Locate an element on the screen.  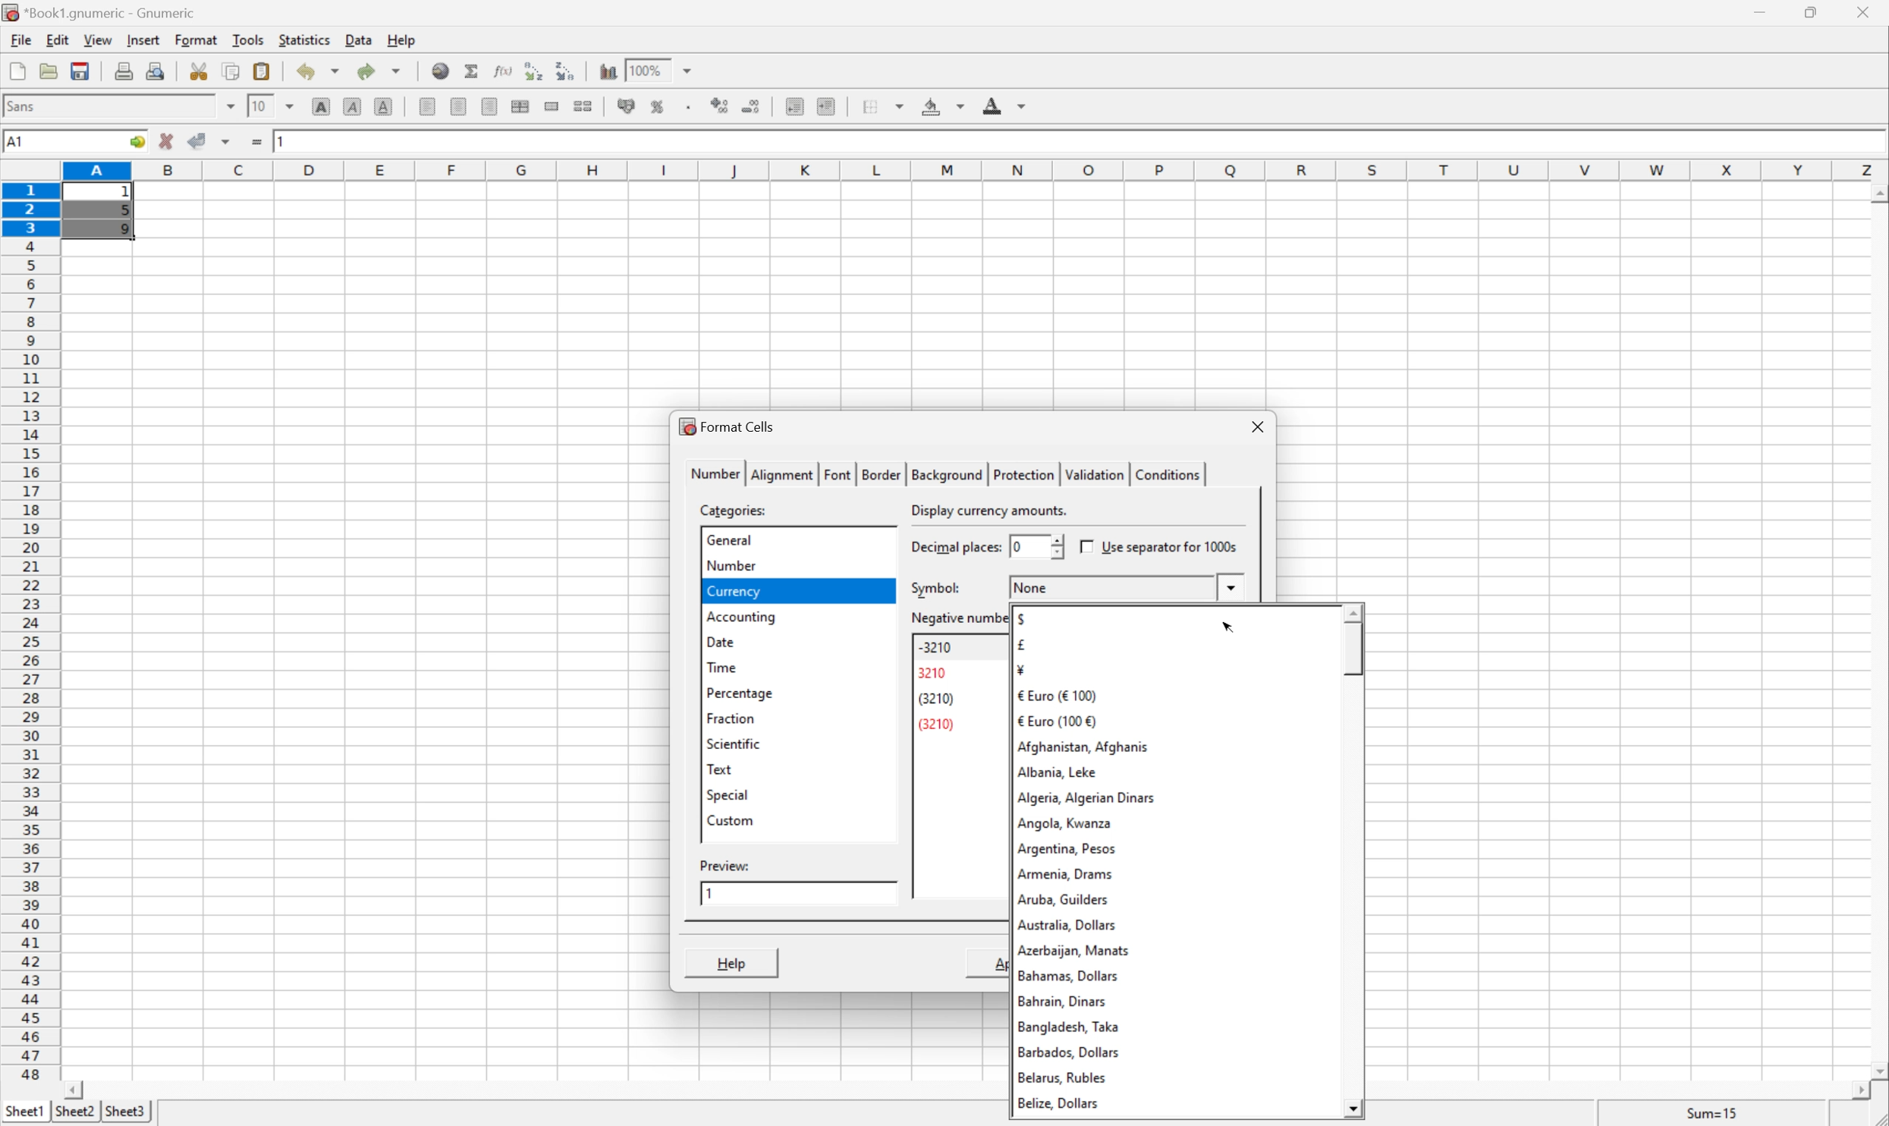
A1 is located at coordinates (18, 142).